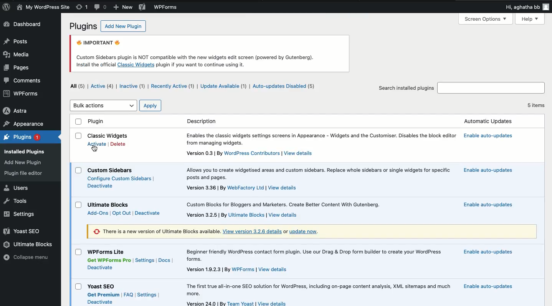  Describe the element at coordinates (100, 185) in the screenshot. I see `Deactive` at that location.